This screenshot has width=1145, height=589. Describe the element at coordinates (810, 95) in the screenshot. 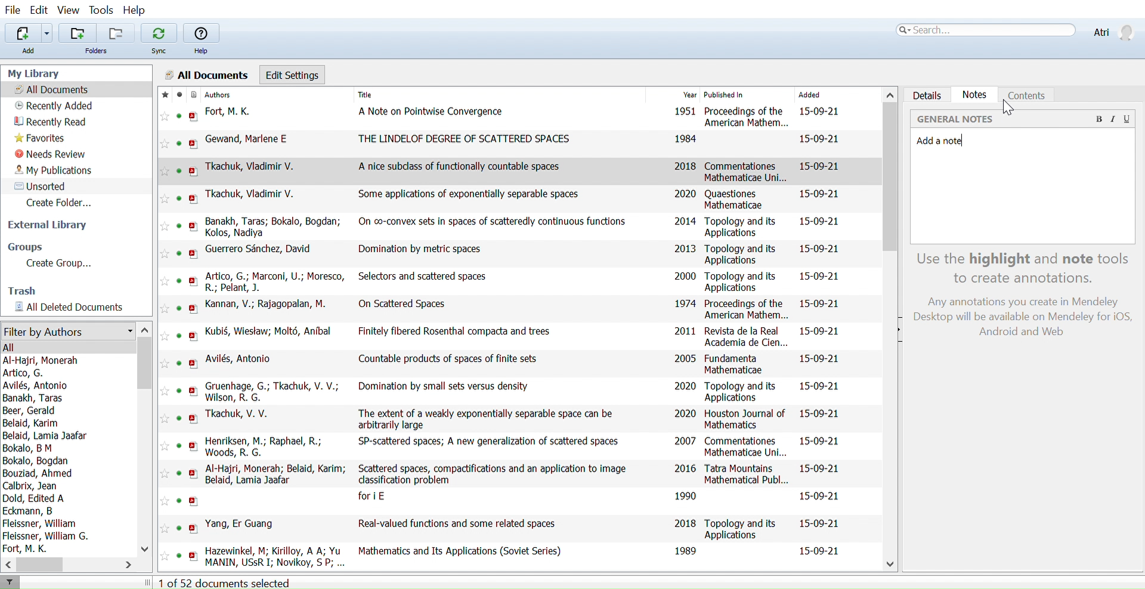

I see `Added` at that location.